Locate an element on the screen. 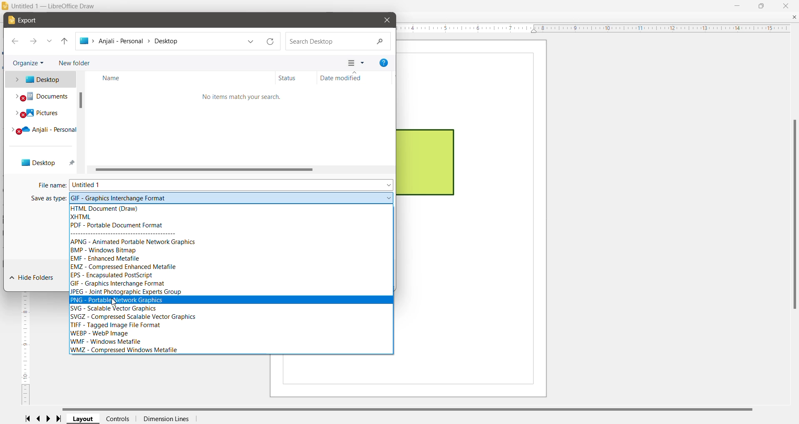 This screenshot has height=424, width=799. Change your view is located at coordinates (355, 63).